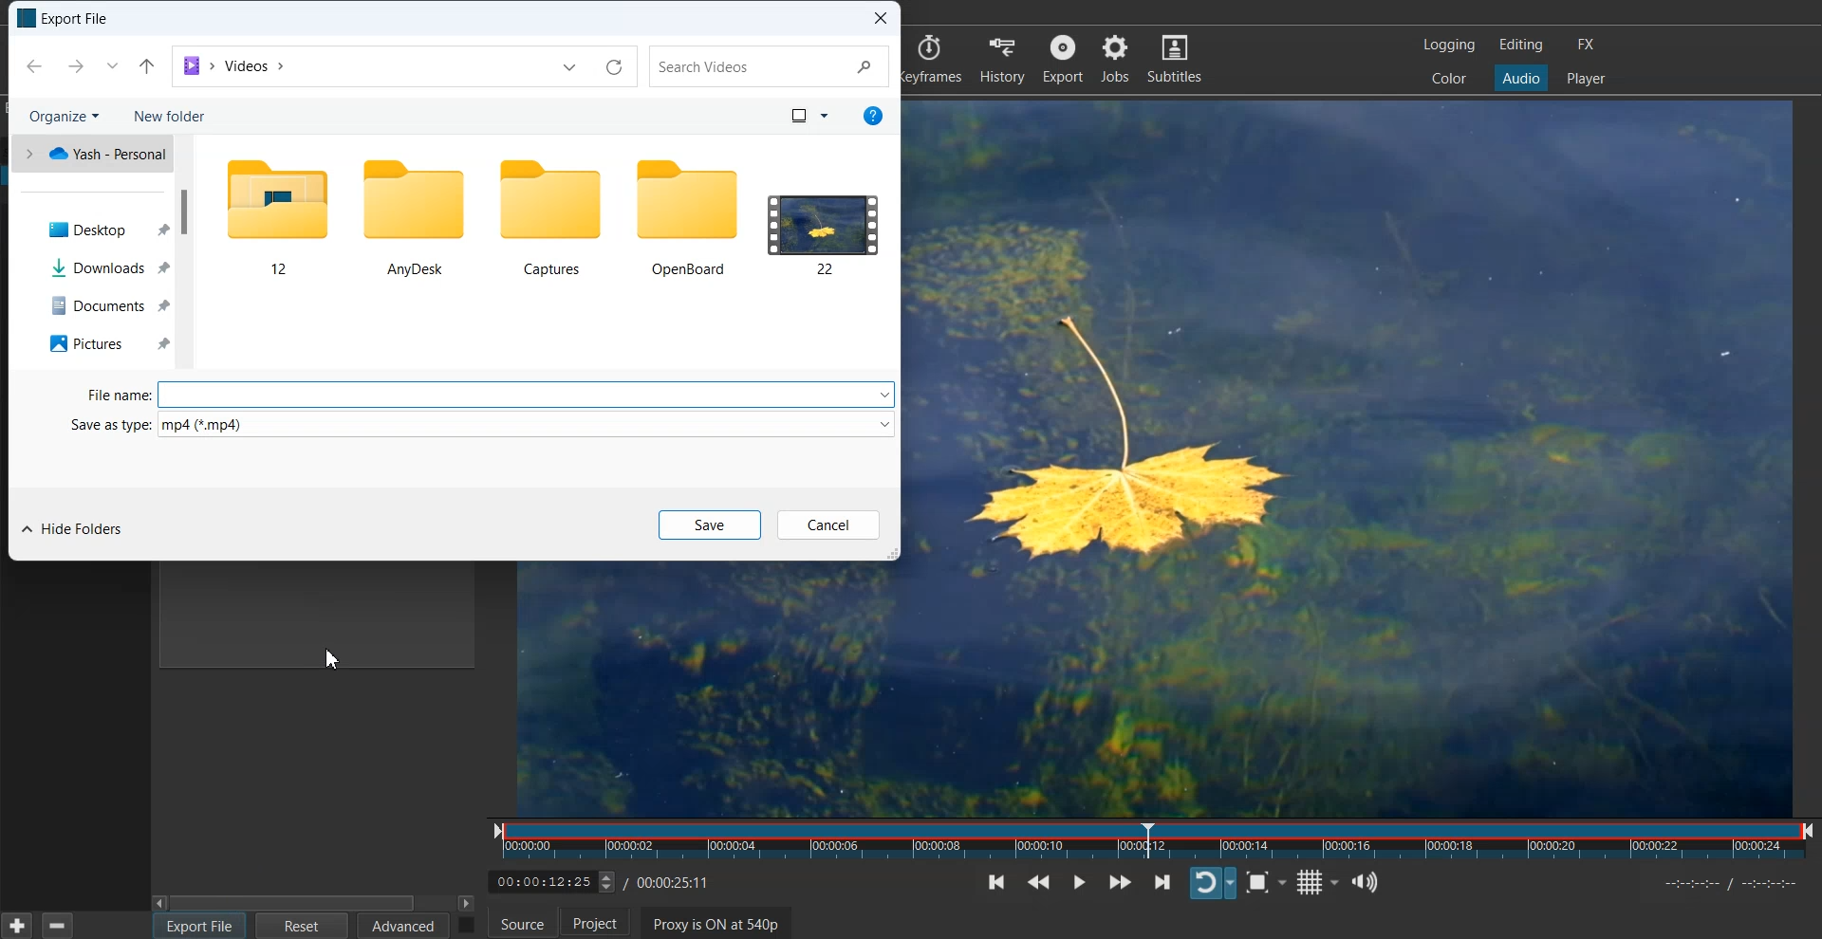 The height and width of the screenshot is (939, 1822). Describe the element at coordinates (117, 64) in the screenshot. I see `dropdown` at that location.